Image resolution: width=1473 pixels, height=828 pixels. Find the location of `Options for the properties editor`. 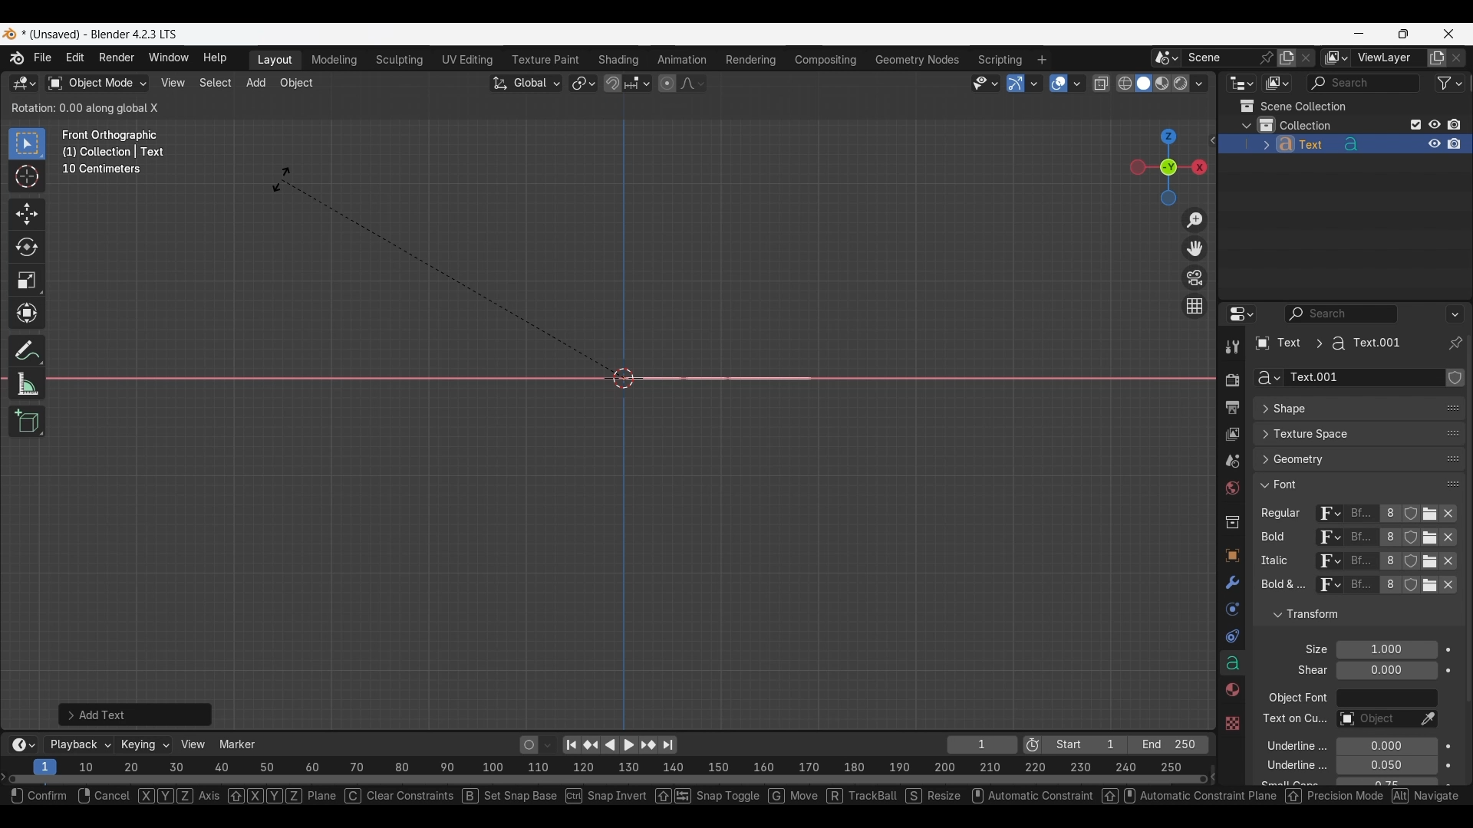

Options for the properties editor is located at coordinates (1456, 314).